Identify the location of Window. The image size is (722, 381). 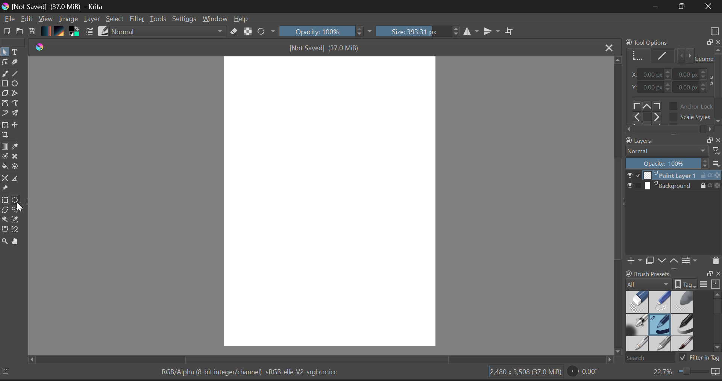
(214, 18).